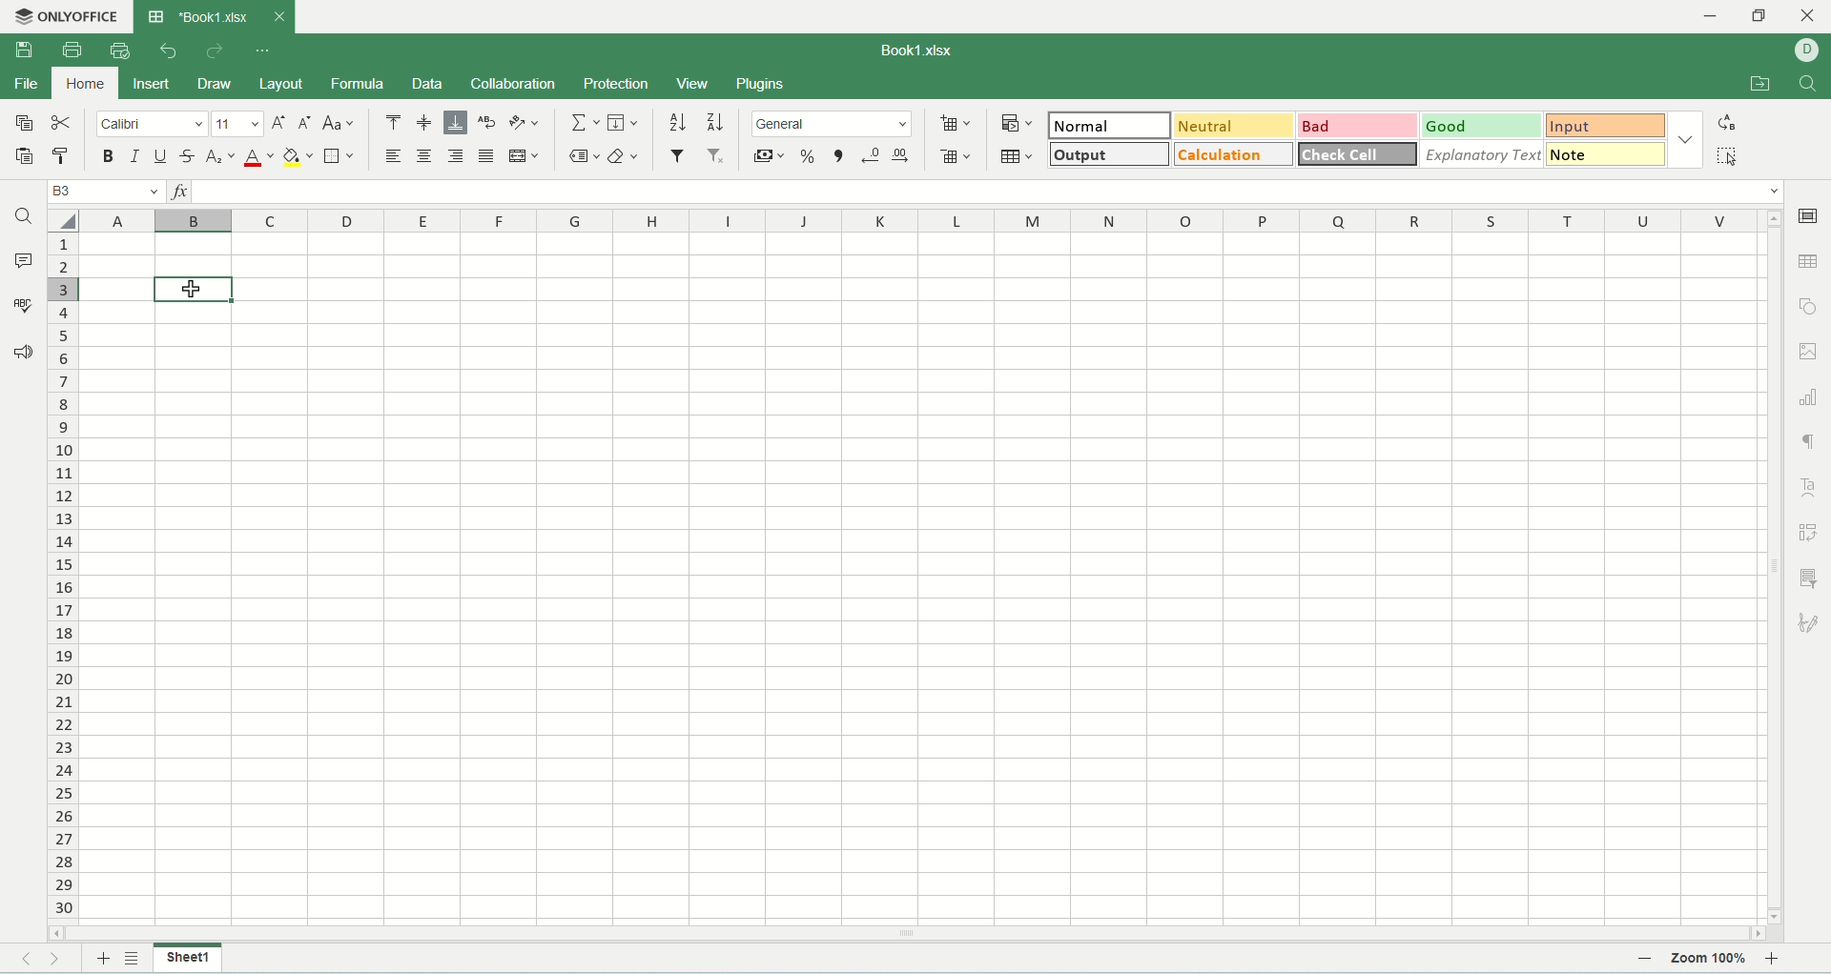 This screenshot has width=1831, height=974. Describe the element at coordinates (64, 578) in the screenshot. I see `row number` at that location.